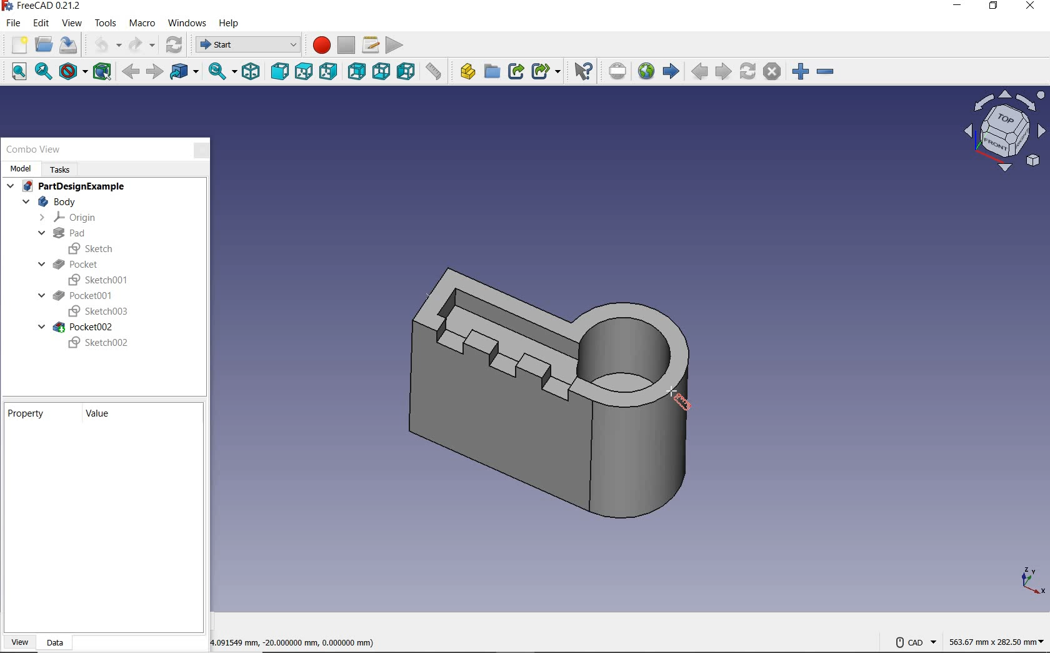 This screenshot has height=653, width=1050. Describe the element at coordinates (201, 151) in the screenshot. I see `CLOSE` at that location.